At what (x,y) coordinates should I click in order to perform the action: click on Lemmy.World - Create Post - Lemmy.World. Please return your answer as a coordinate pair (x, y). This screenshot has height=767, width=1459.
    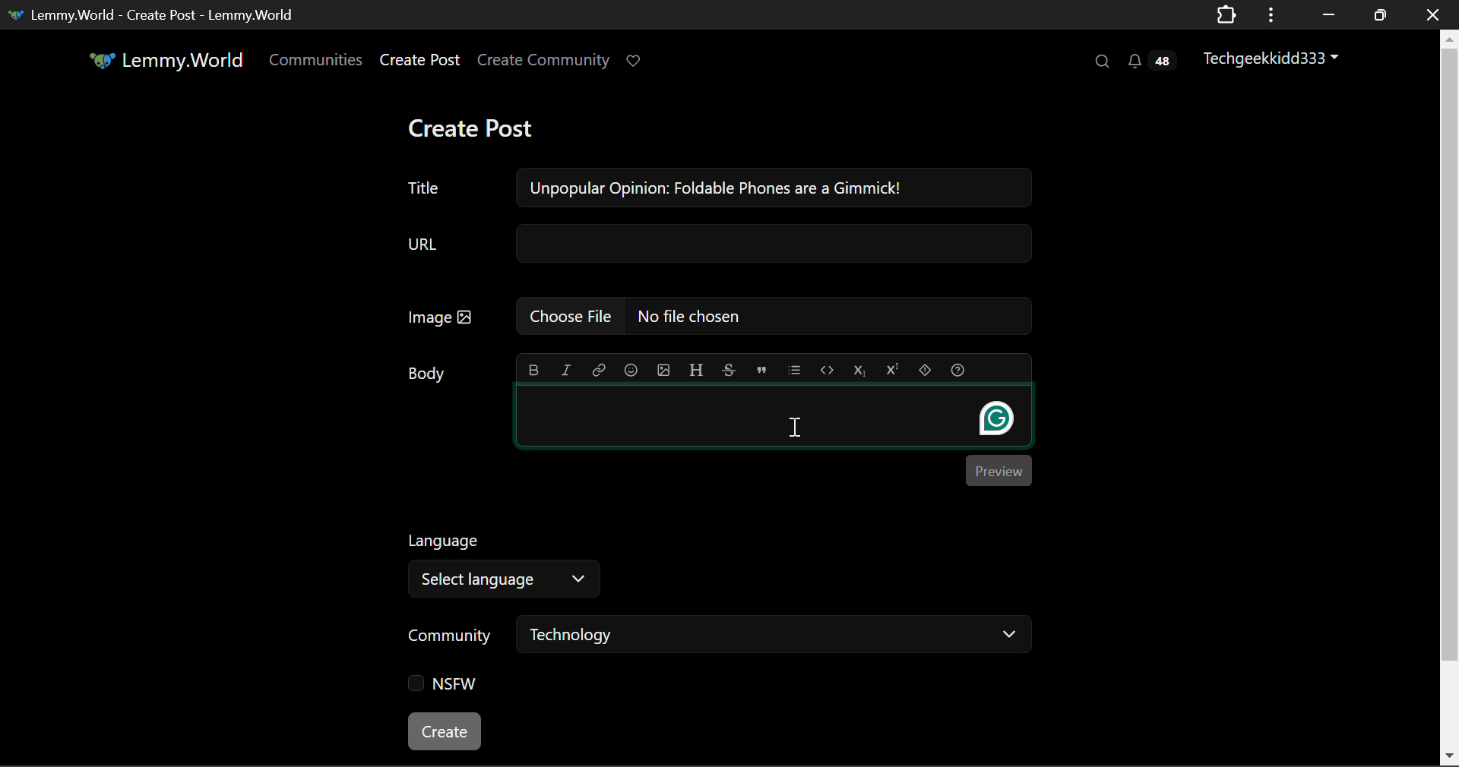
    Looking at the image, I should click on (154, 14).